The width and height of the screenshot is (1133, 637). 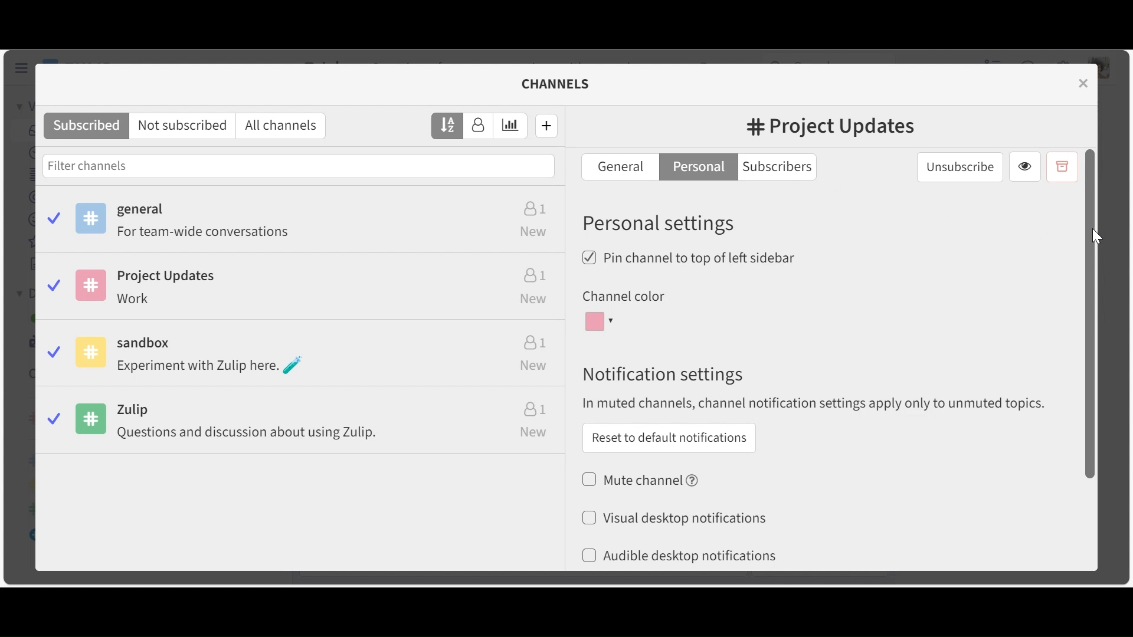 I want to click on Reset to default notifications, so click(x=670, y=438).